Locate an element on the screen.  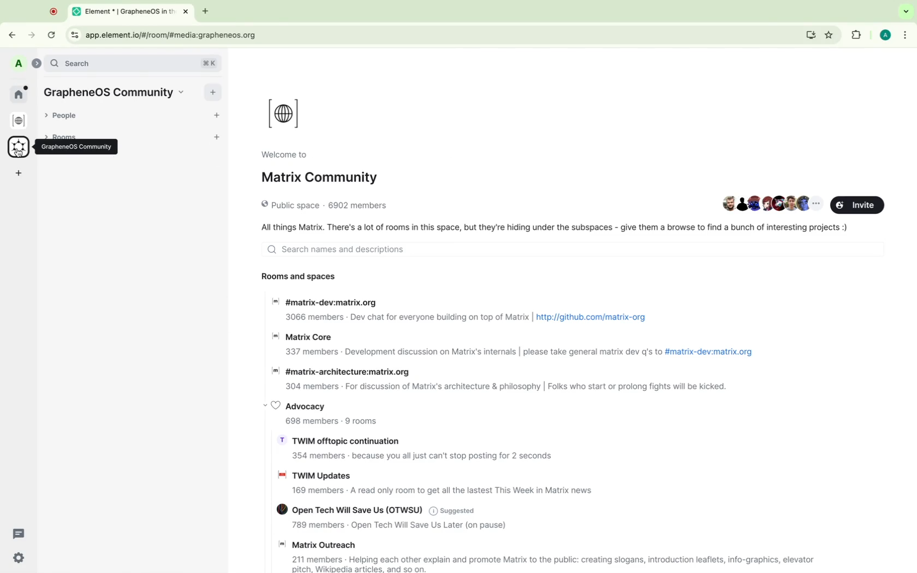
people is located at coordinates (67, 116).